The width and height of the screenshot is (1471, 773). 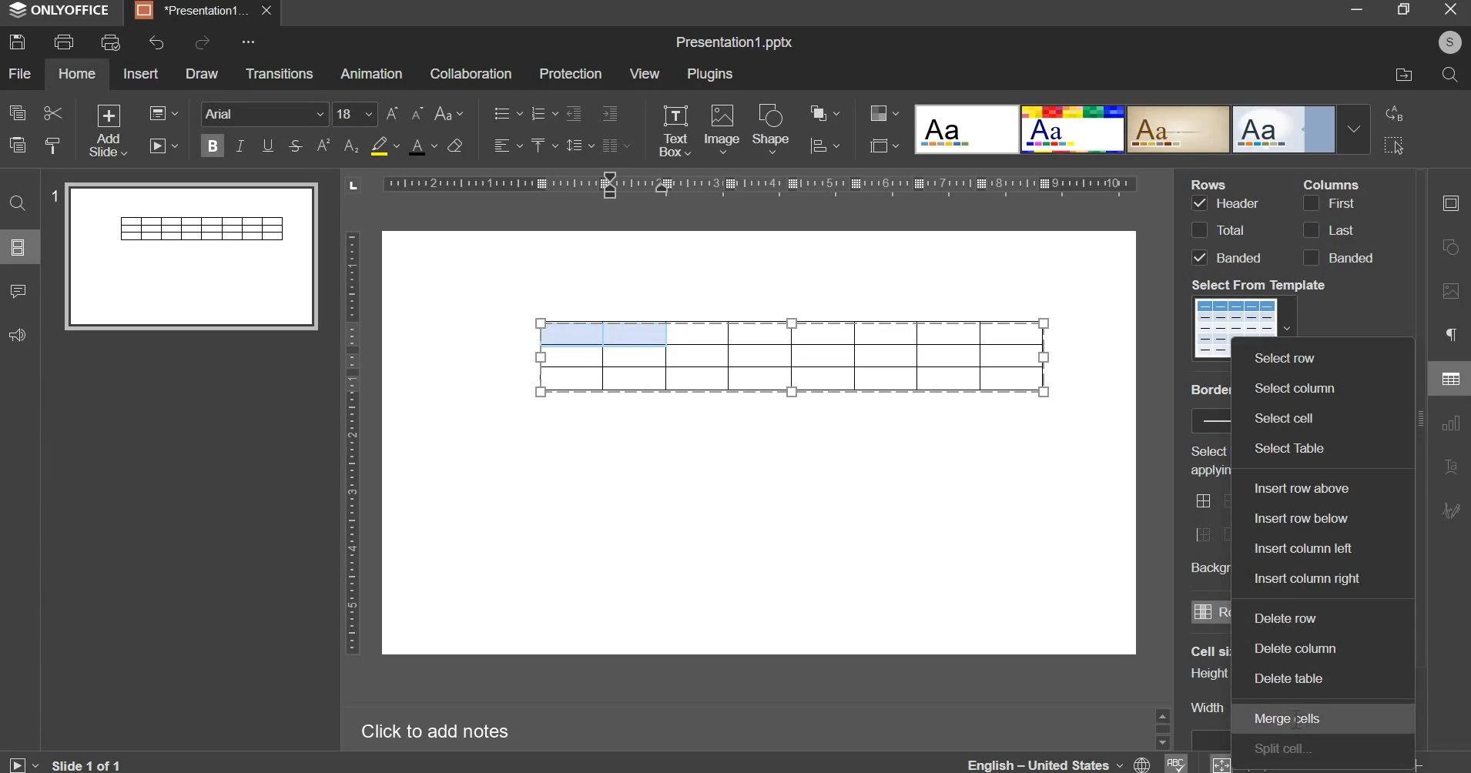 What do you see at coordinates (1305, 579) in the screenshot?
I see `insert column right` at bounding box center [1305, 579].